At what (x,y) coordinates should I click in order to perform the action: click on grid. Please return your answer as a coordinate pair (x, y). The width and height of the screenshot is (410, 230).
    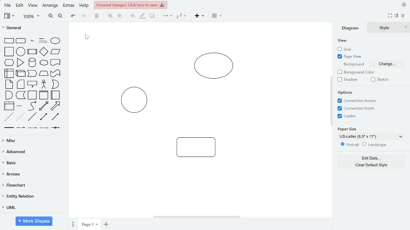
    Looking at the image, I should click on (345, 49).